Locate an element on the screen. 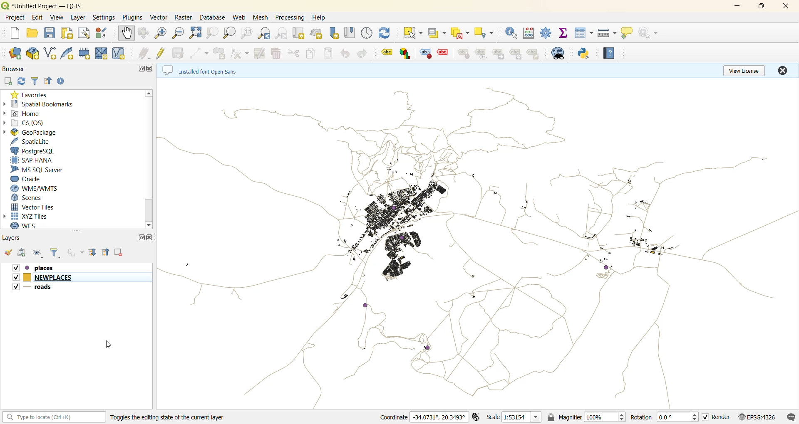 Image resolution: width=799 pixels, height=424 pixels. layer is located at coordinates (79, 17).